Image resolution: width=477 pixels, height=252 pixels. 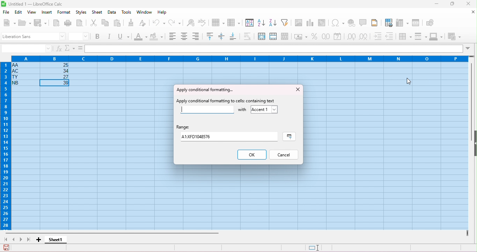 I want to click on close, so click(x=473, y=12).